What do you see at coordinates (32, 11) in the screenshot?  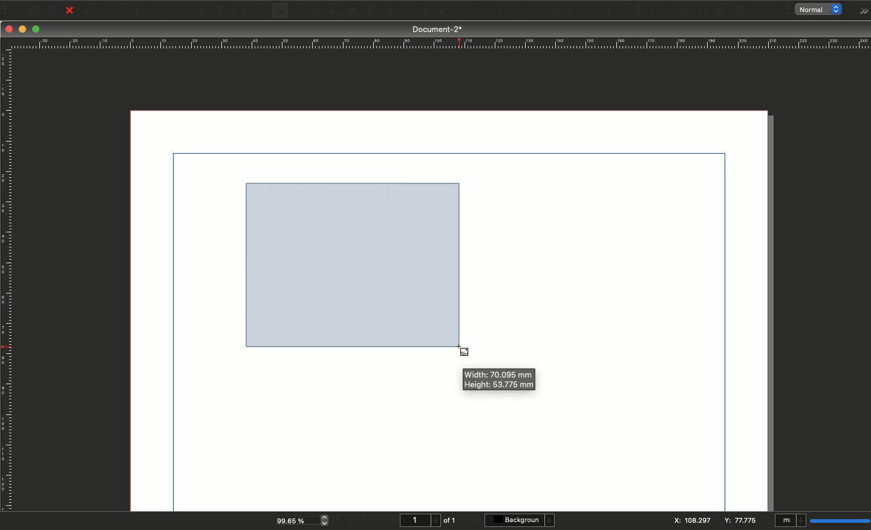 I see `Open` at bounding box center [32, 11].